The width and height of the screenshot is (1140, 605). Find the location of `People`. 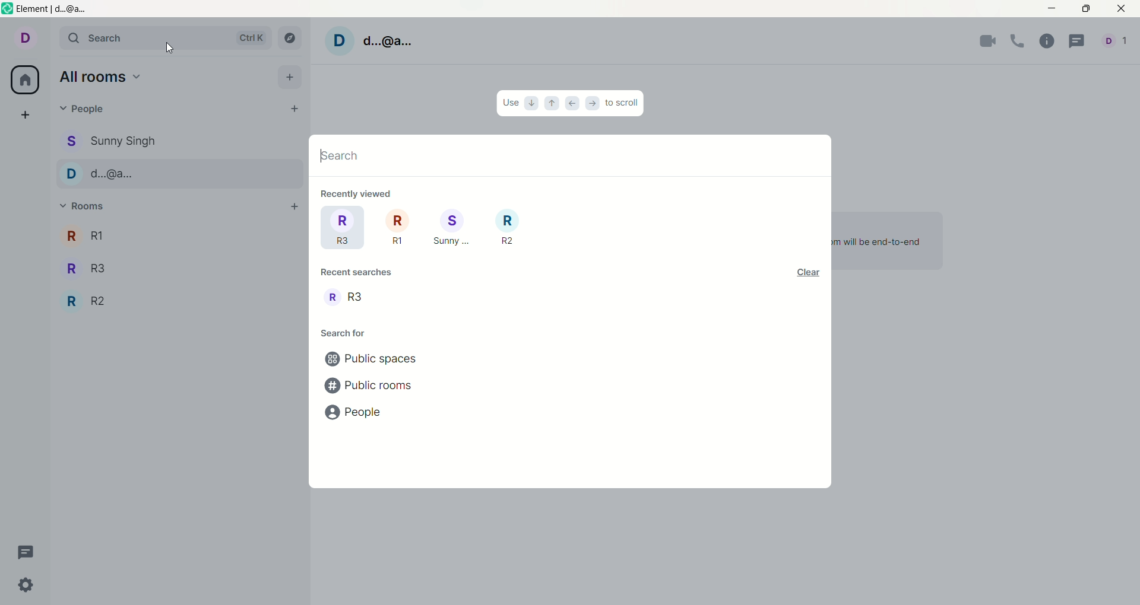

People is located at coordinates (97, 176).